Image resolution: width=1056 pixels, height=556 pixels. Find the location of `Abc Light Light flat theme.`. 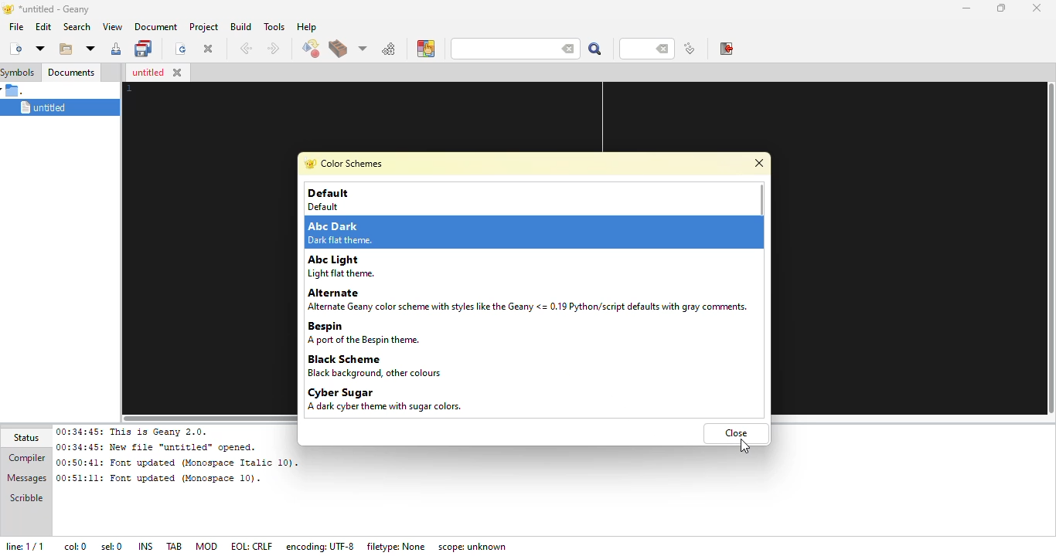

Abc Light Light flat theme. is located at coordinates (366, 267).